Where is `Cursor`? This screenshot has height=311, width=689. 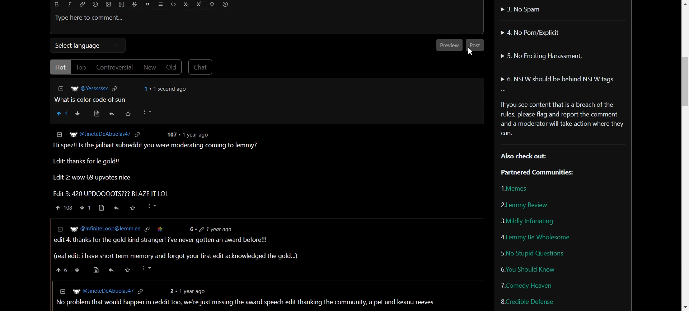 Cursor is located at coordinates (471, 52).